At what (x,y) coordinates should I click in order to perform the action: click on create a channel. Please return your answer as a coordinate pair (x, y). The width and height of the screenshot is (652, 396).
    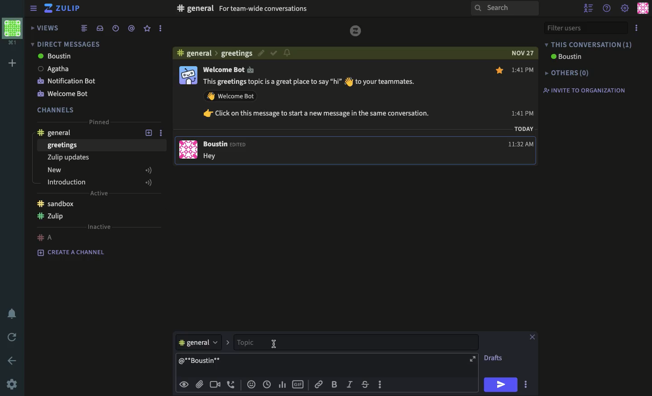
    Looking at the image, I should click on (71, 251).